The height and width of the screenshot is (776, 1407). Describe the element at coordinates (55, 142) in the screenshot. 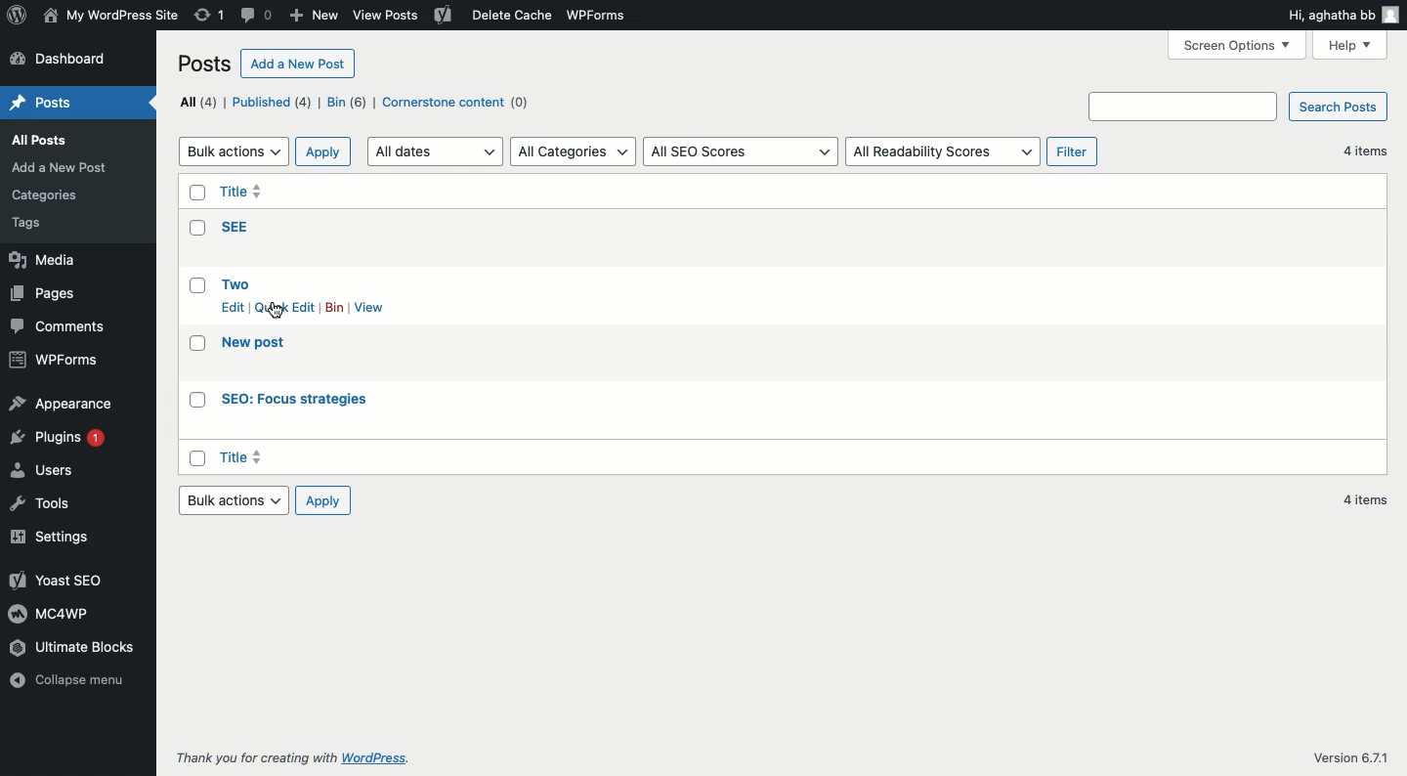

I see `All posts` at that location.